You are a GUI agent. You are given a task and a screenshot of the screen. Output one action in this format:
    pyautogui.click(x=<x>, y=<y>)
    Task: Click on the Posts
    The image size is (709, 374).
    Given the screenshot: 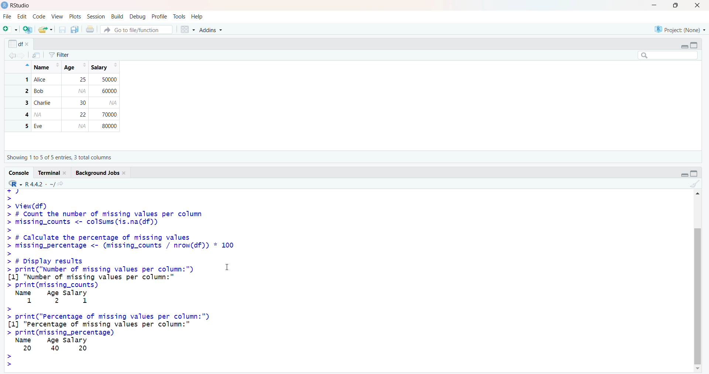 What is the action you would take?
    pyautogui.click(x=75, y=16)
    